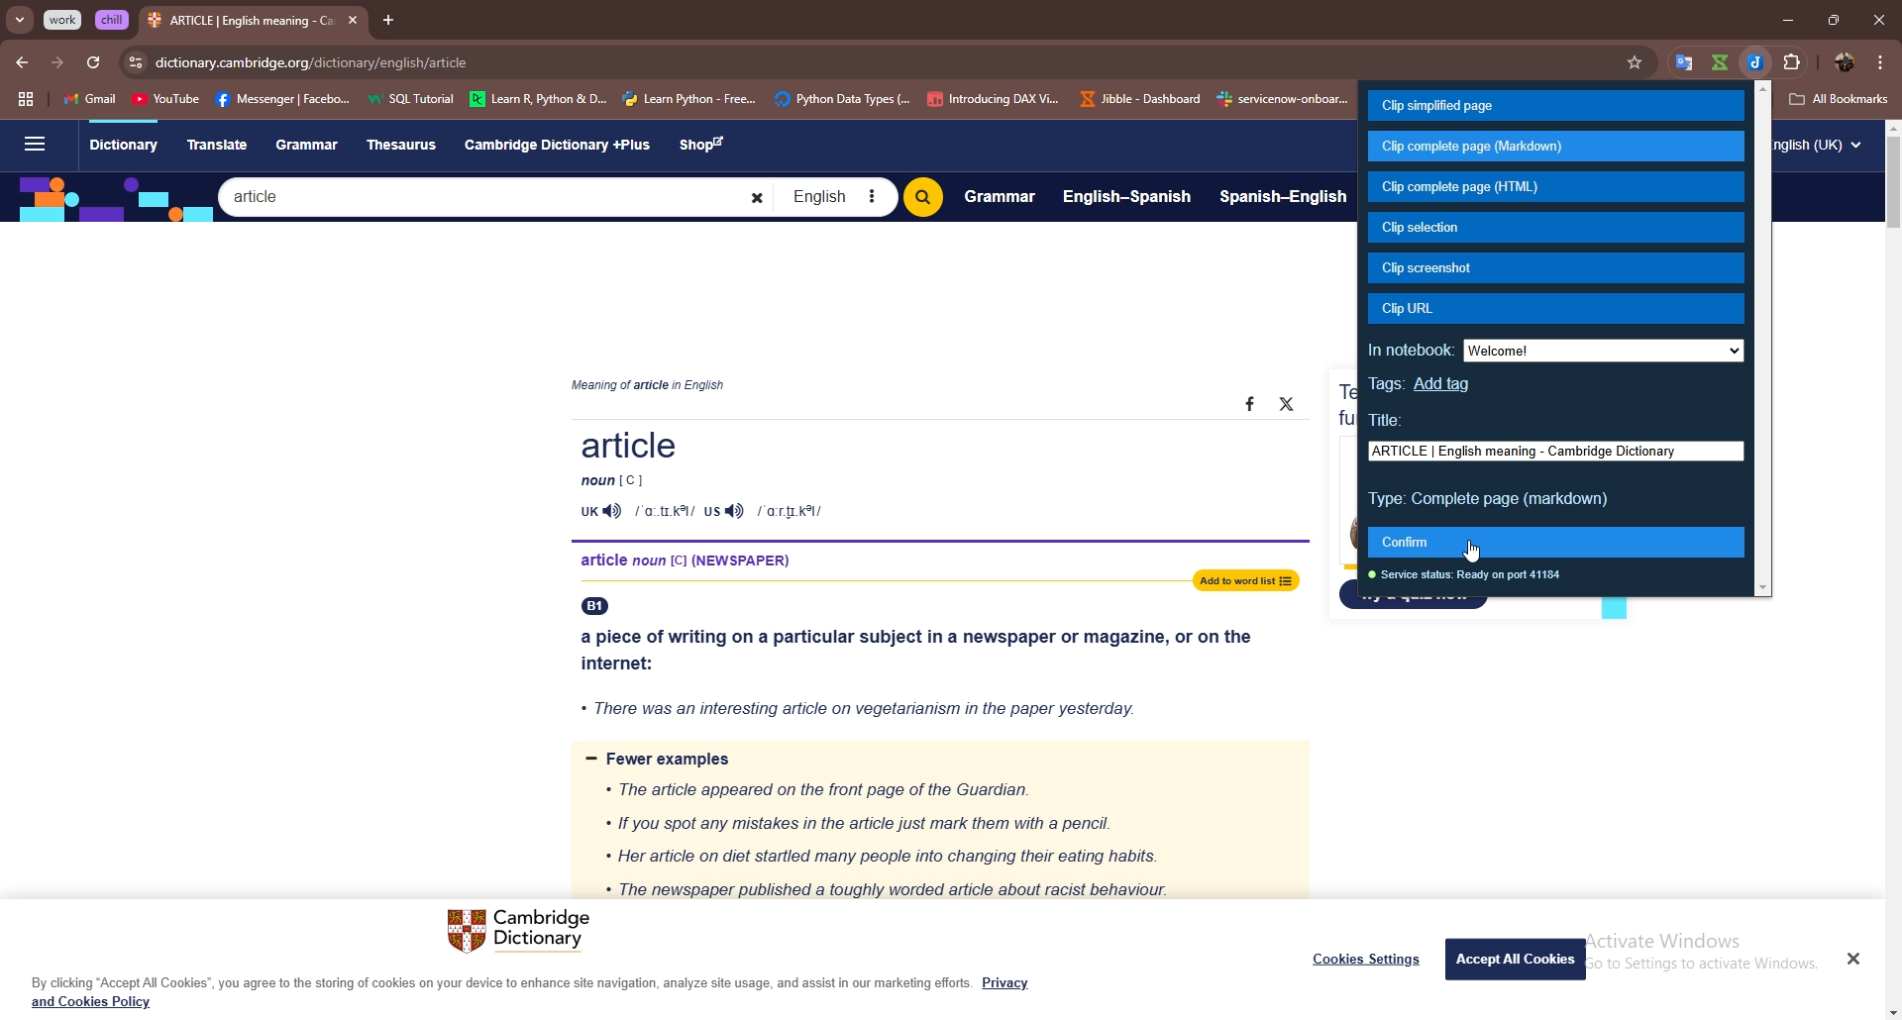 The width and height of the screenshot is (1902, 1020). What do you see at coordinates (1386, 384) in the screenshot?
I see `tags` at bounding box center [1386, 384].